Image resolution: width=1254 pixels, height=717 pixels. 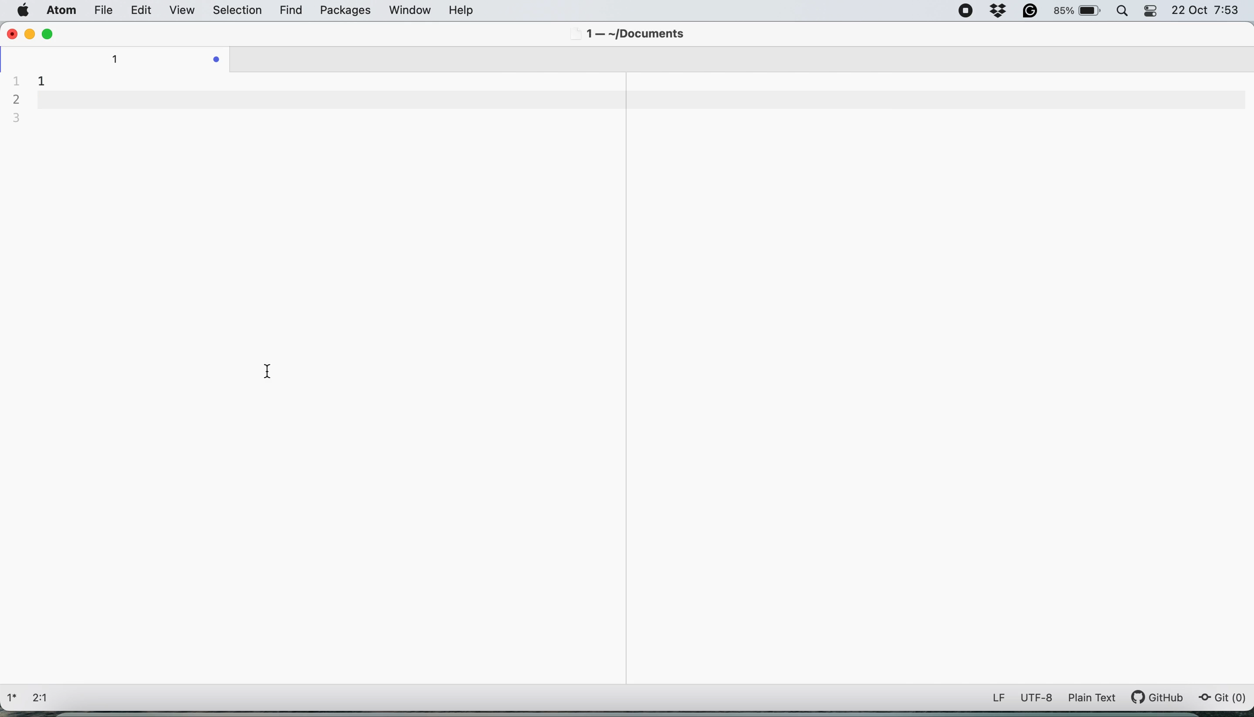 I want to click on utf 8, so click(x=1037, y=699).